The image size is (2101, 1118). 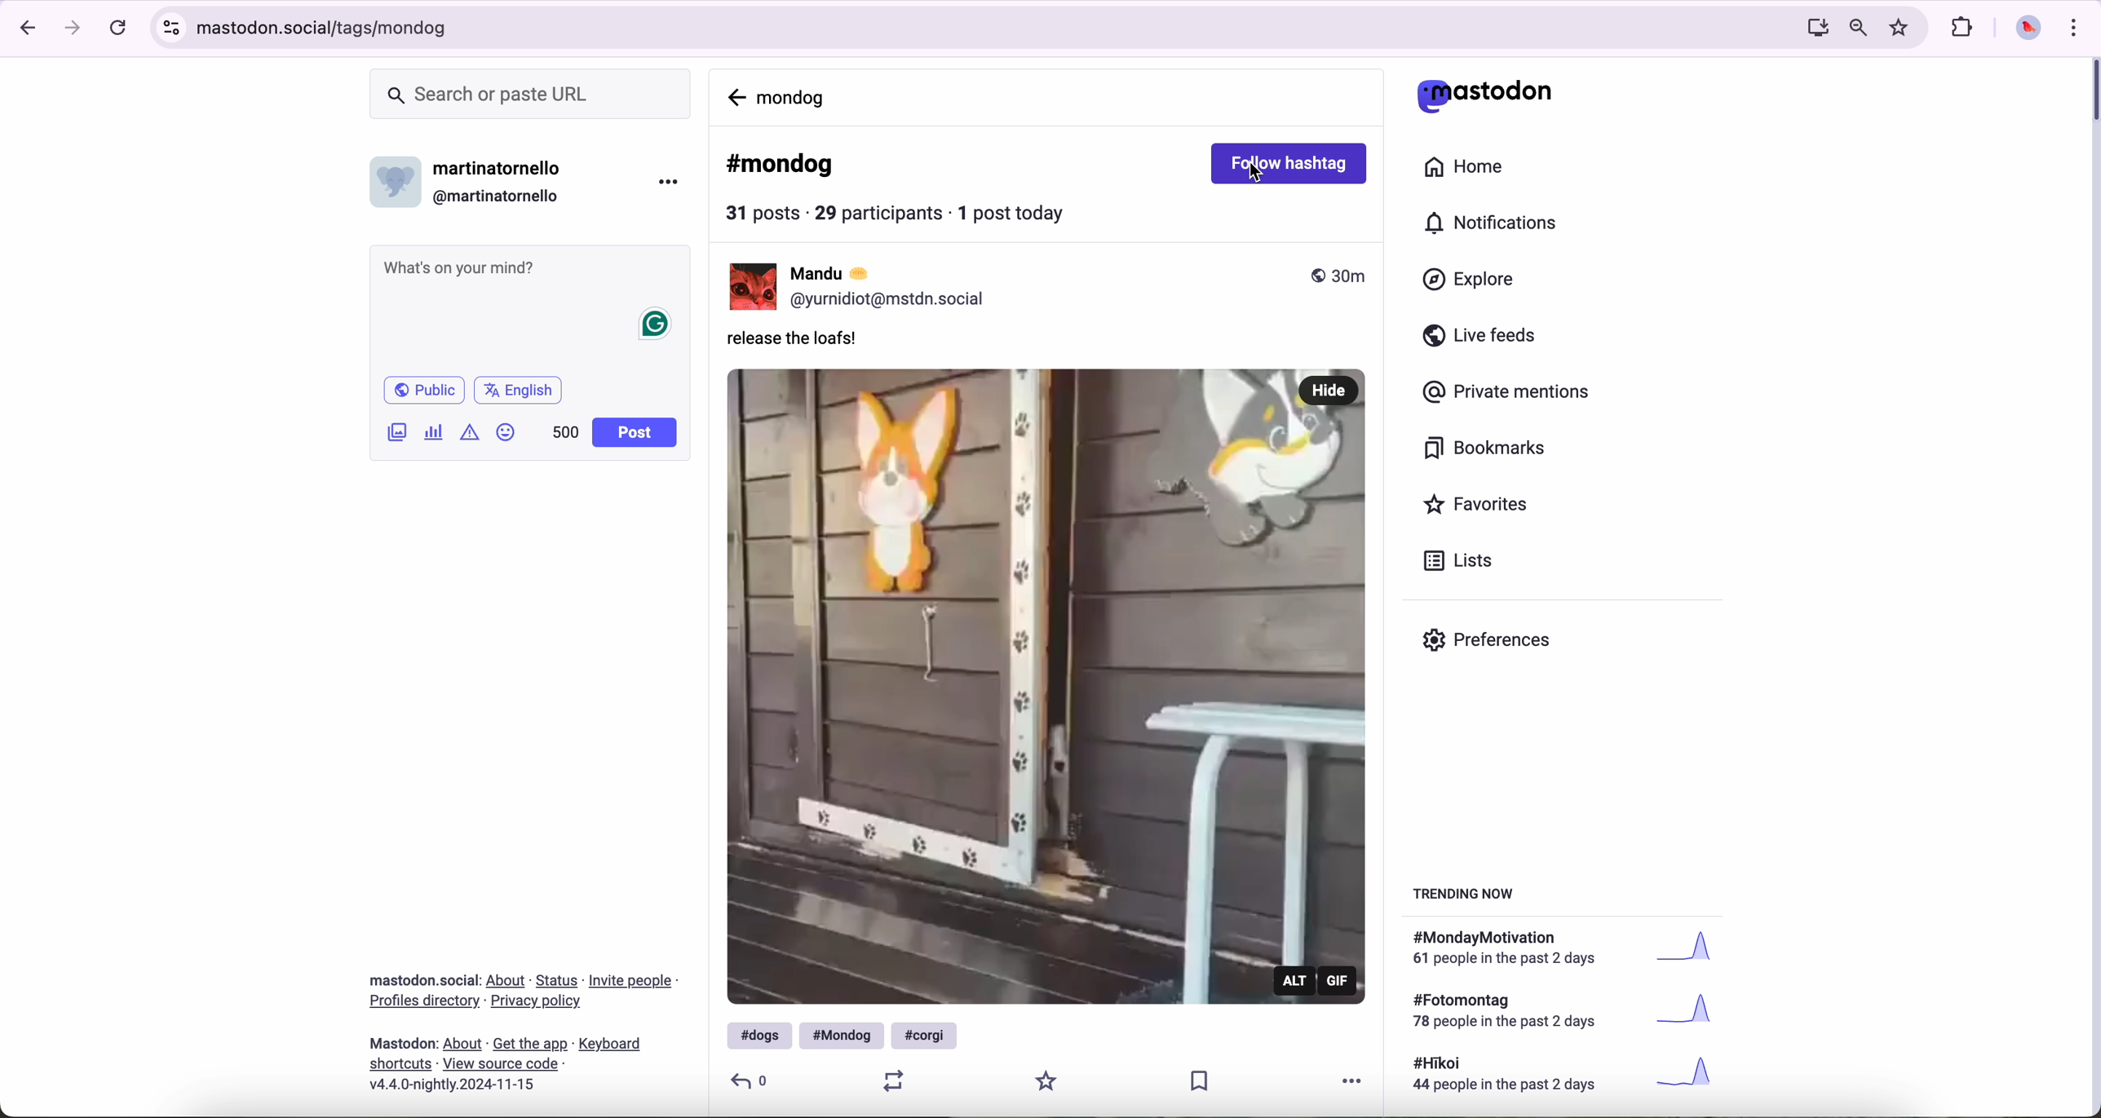 What do you see at coordinates (2028, 30) in the screenshot?
I see `profile picture` at bounding box center [2028, 30].